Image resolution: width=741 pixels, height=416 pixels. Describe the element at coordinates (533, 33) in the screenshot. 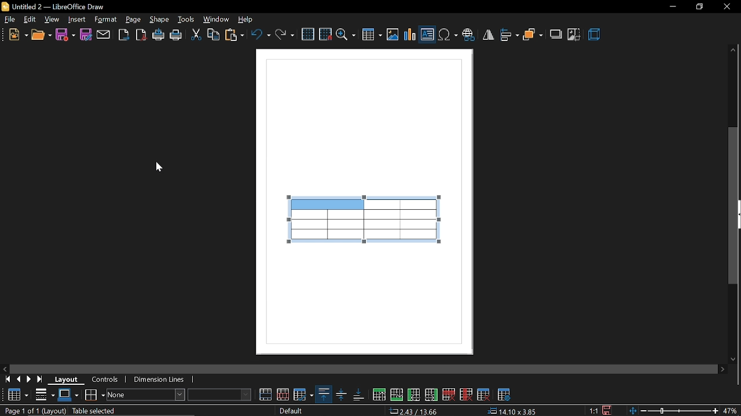

I see `arrange` at that location.